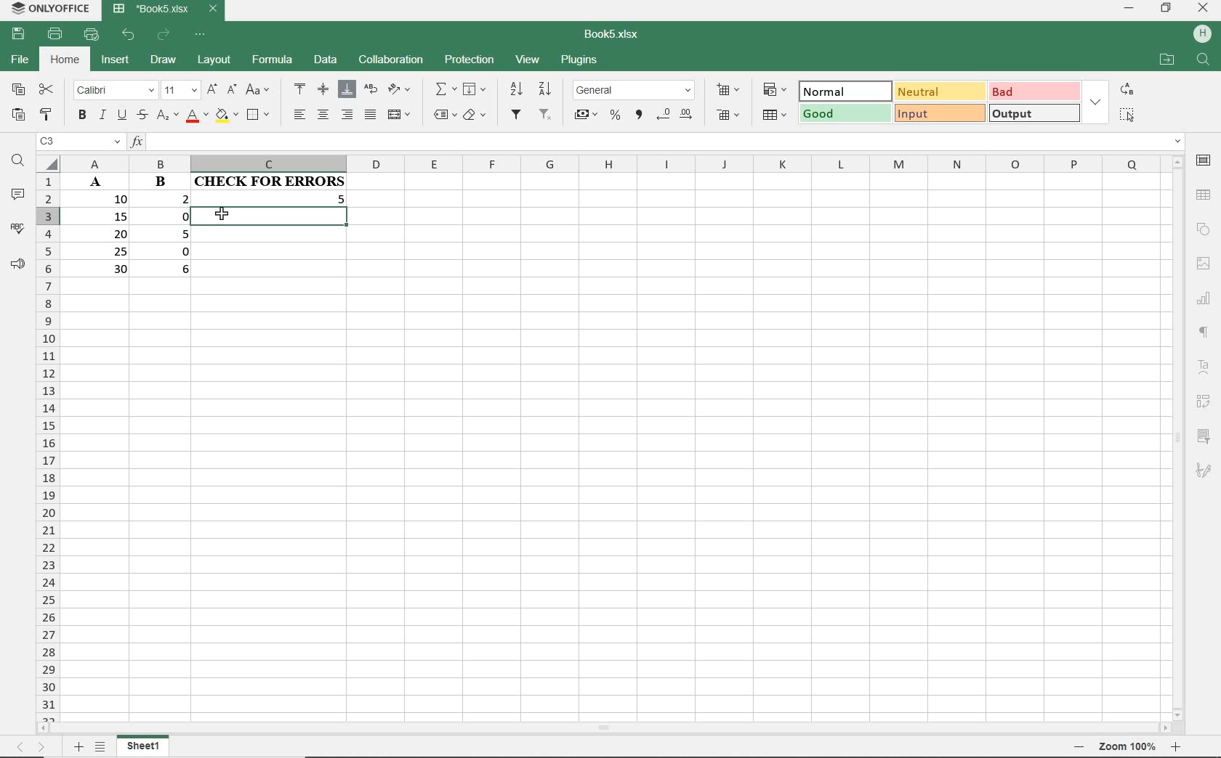 This screenshot has width=1221, height=758. Describe the element at coordinates (610, 164) in the screenshot. I see `COLUMNS` at that location.